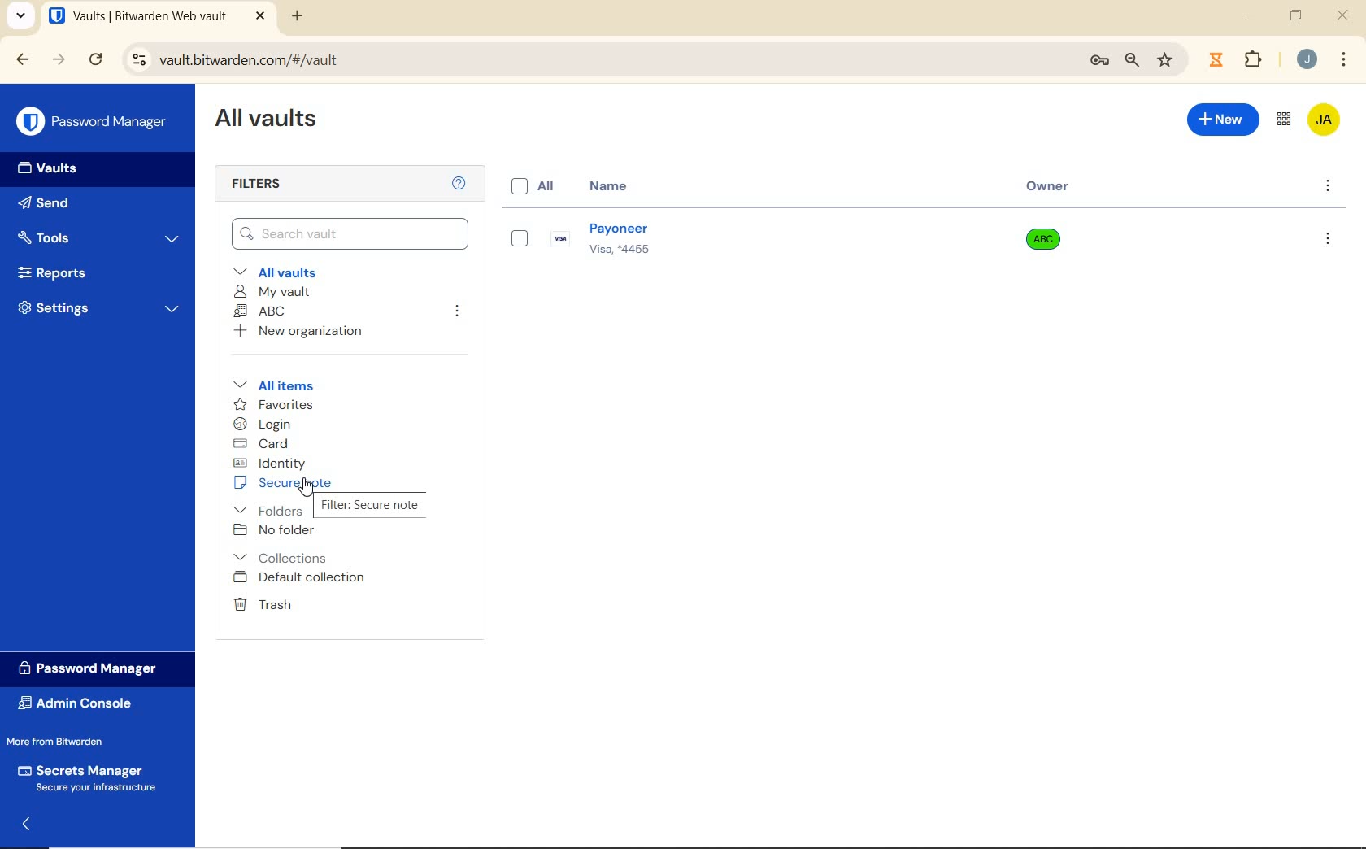 This screenshot has height=849, width=1366. What do you see at coordinates (610, 242) in the screenshot?
I see `Login Name` at bounding box center [610, 242].